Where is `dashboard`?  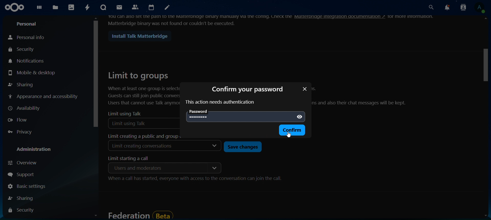 dashboard is located at coordinates (40, 9).